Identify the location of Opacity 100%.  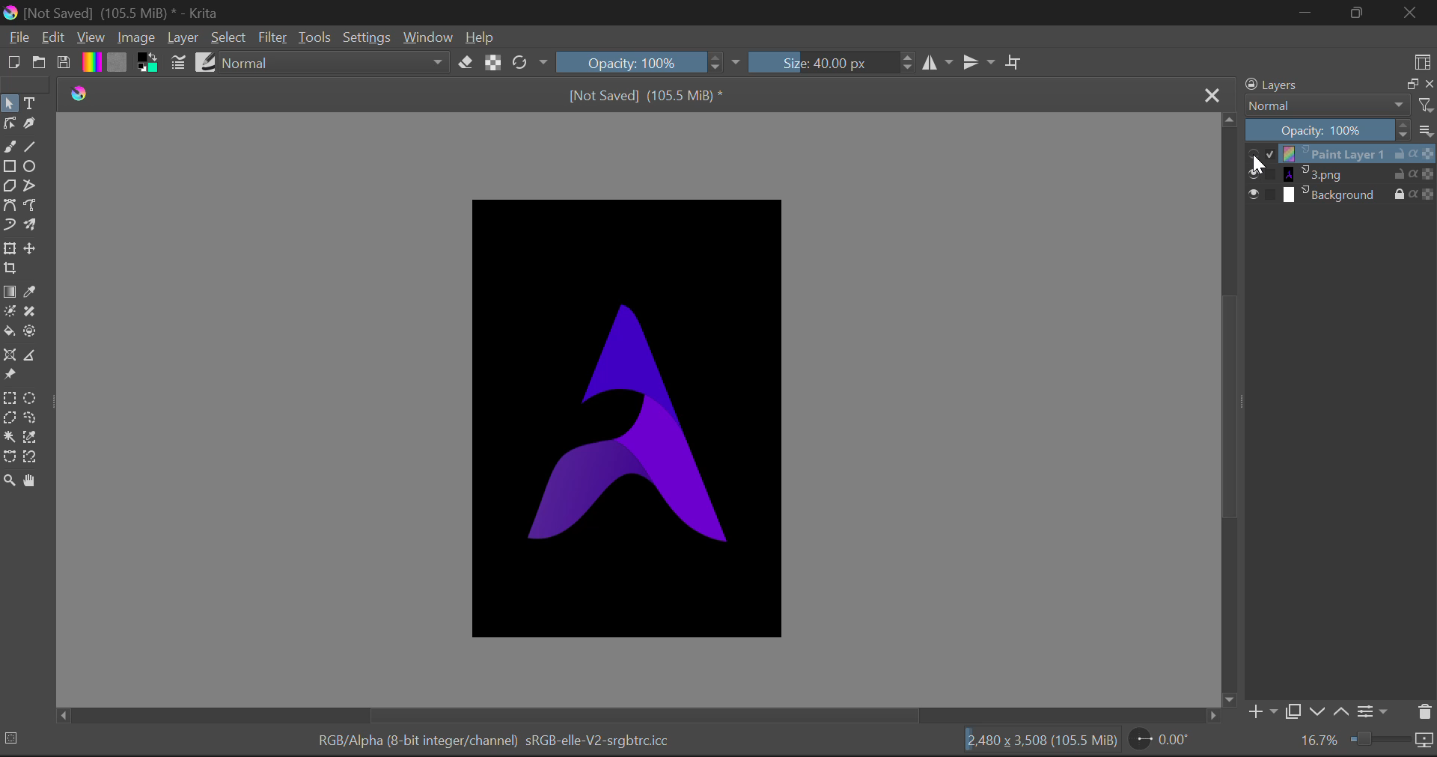
(1319, 130).